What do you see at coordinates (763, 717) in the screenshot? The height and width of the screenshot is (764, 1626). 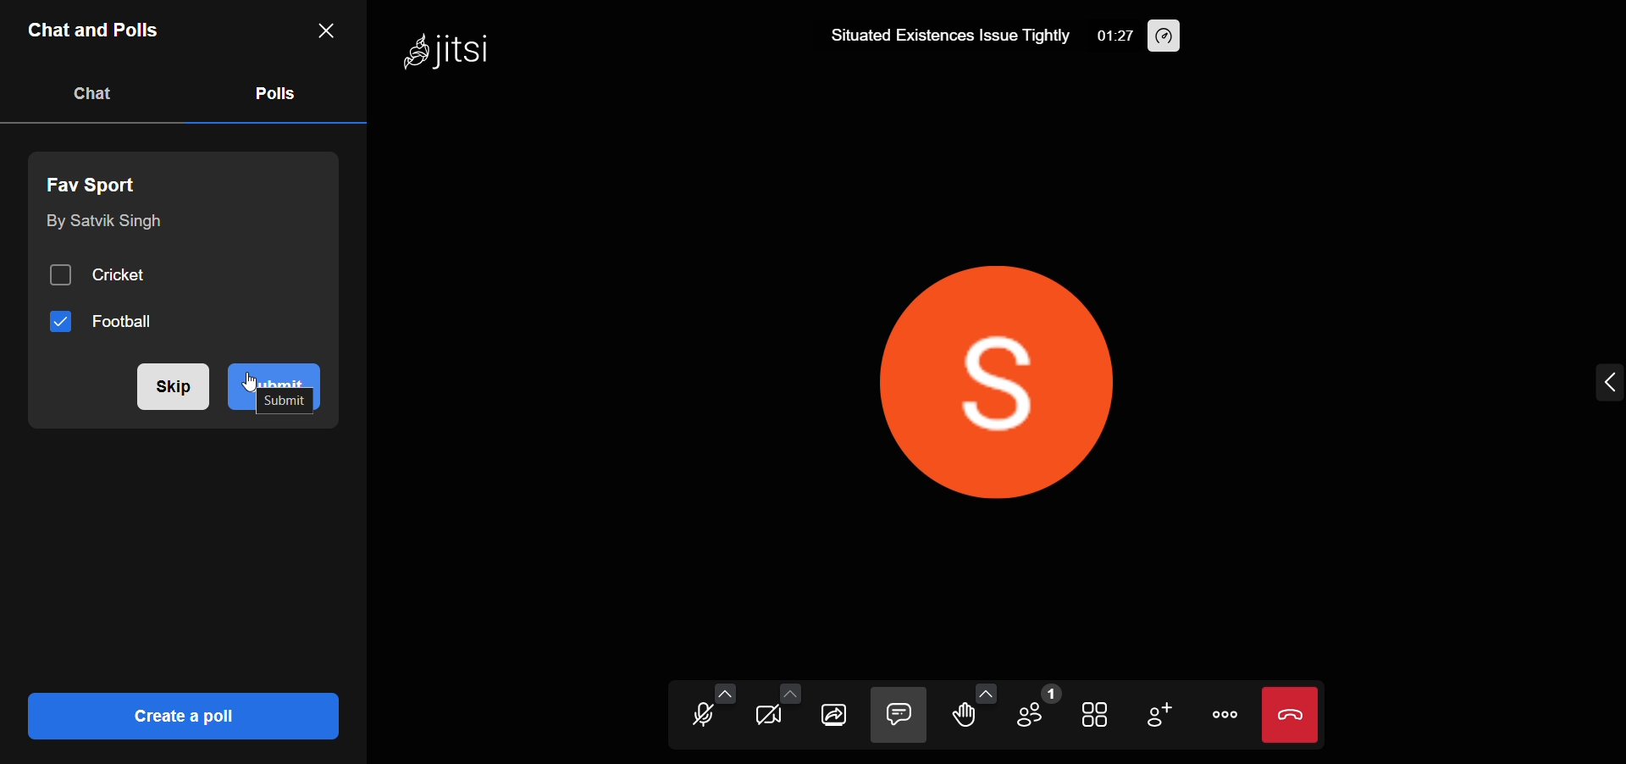 I see `camera` at bounding box center [763, 717].